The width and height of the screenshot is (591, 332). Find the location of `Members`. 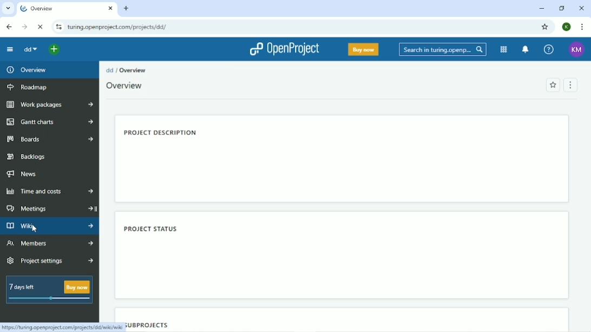

Members is located at coordinates (48, 244).